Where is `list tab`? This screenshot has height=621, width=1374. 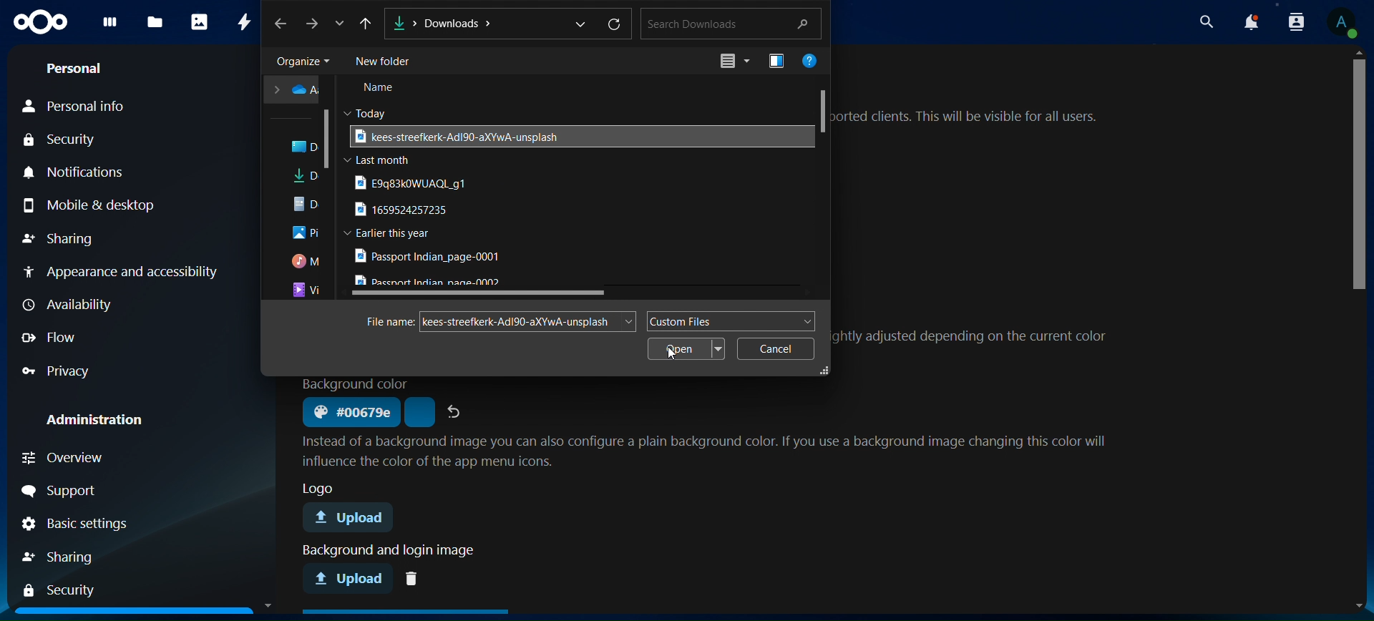 list tab is located at coordinates (343, 25).